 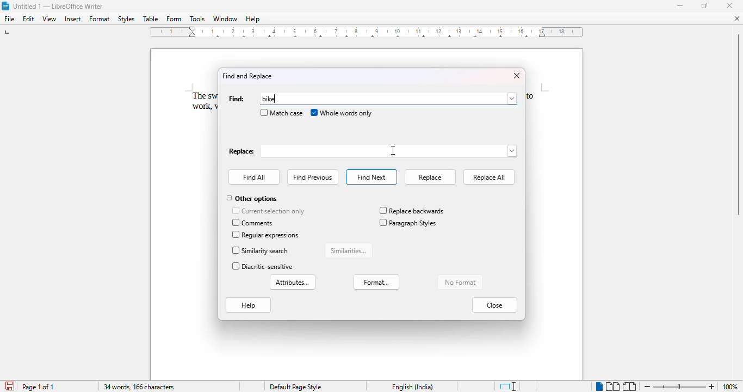 I want to click on insert, so click(x=72, y=19).